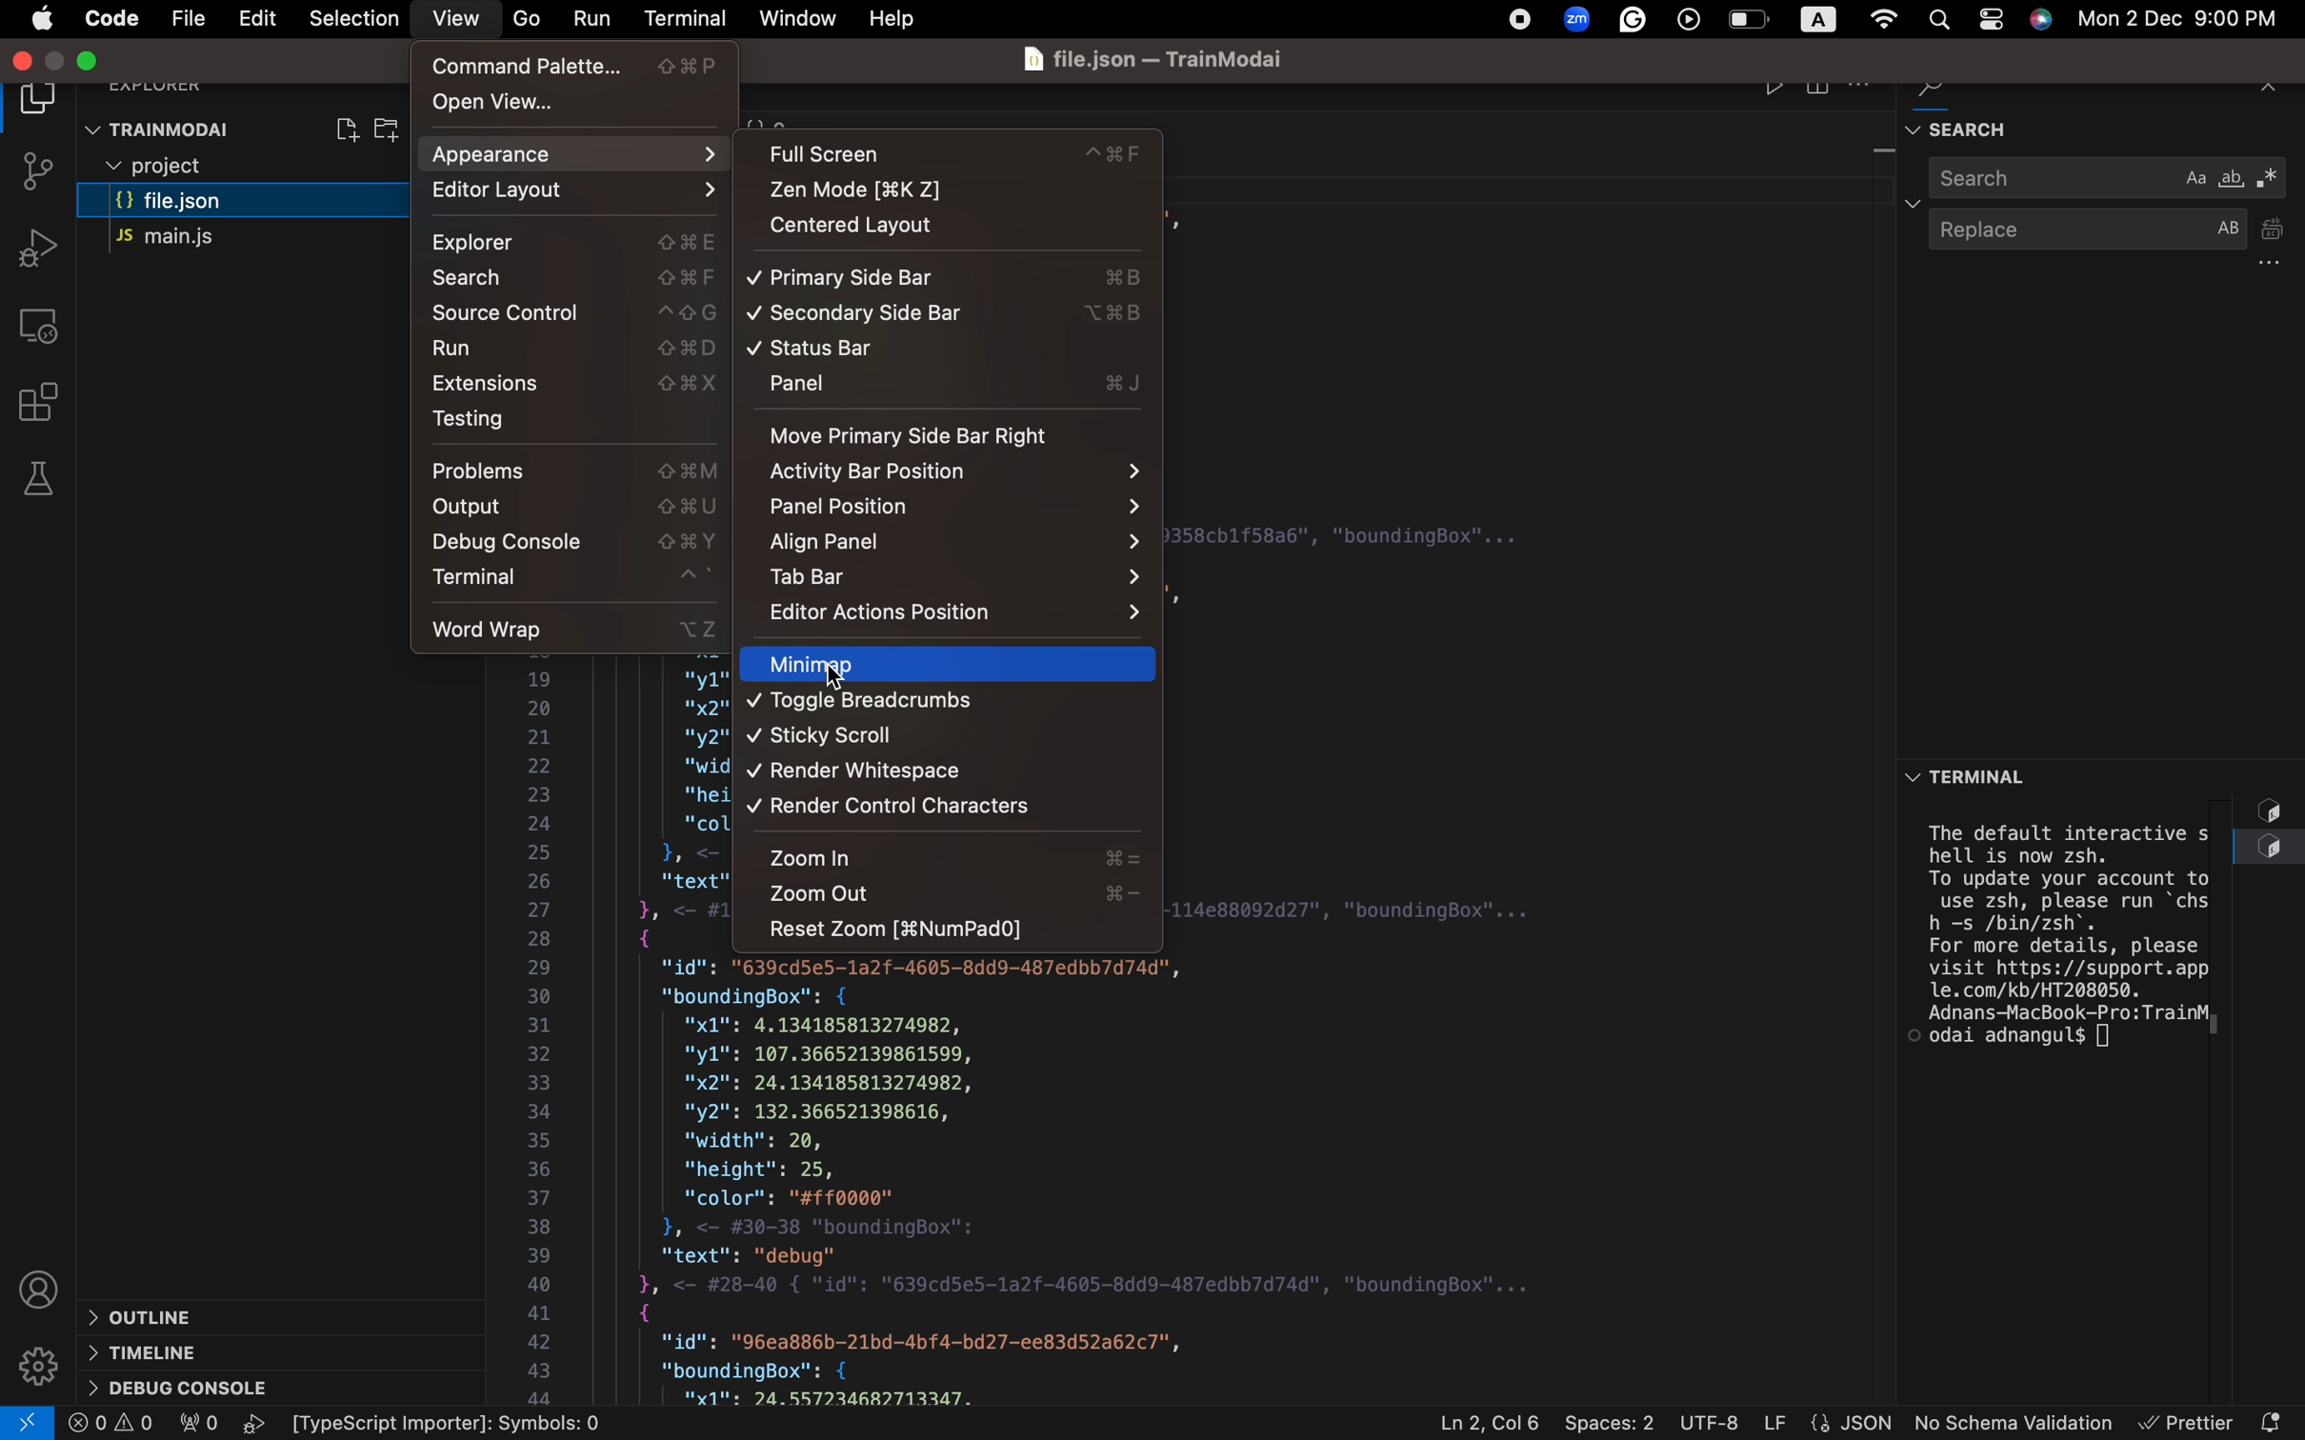  I want to click on help, so click(900, 18).